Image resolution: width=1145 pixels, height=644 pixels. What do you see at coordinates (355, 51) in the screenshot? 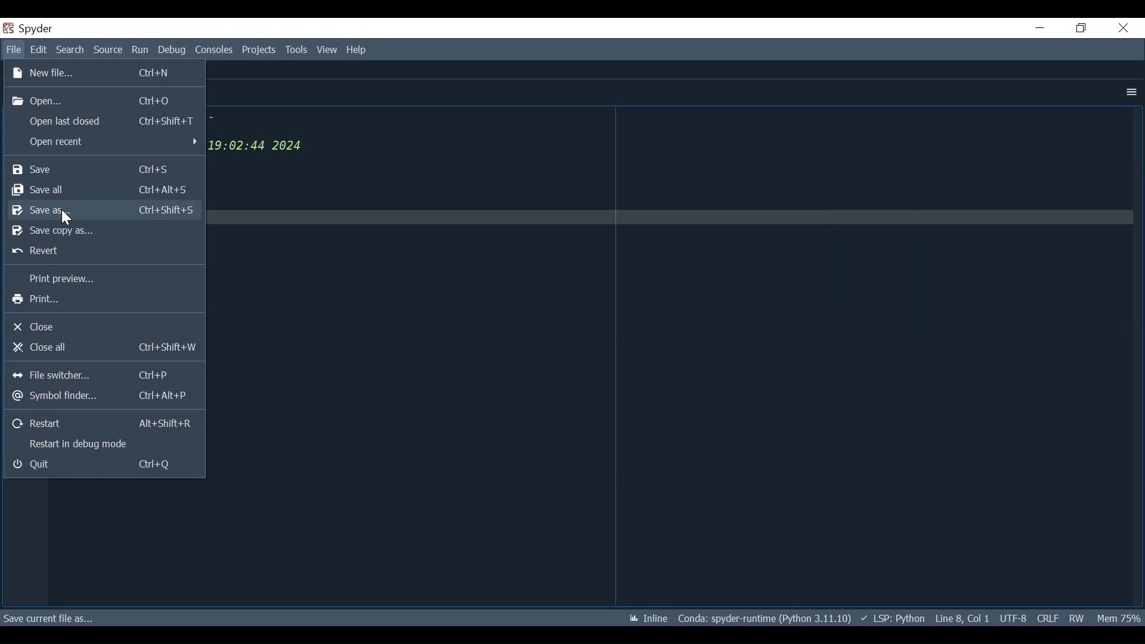
I see `Help` at bounding box center [355, 51].